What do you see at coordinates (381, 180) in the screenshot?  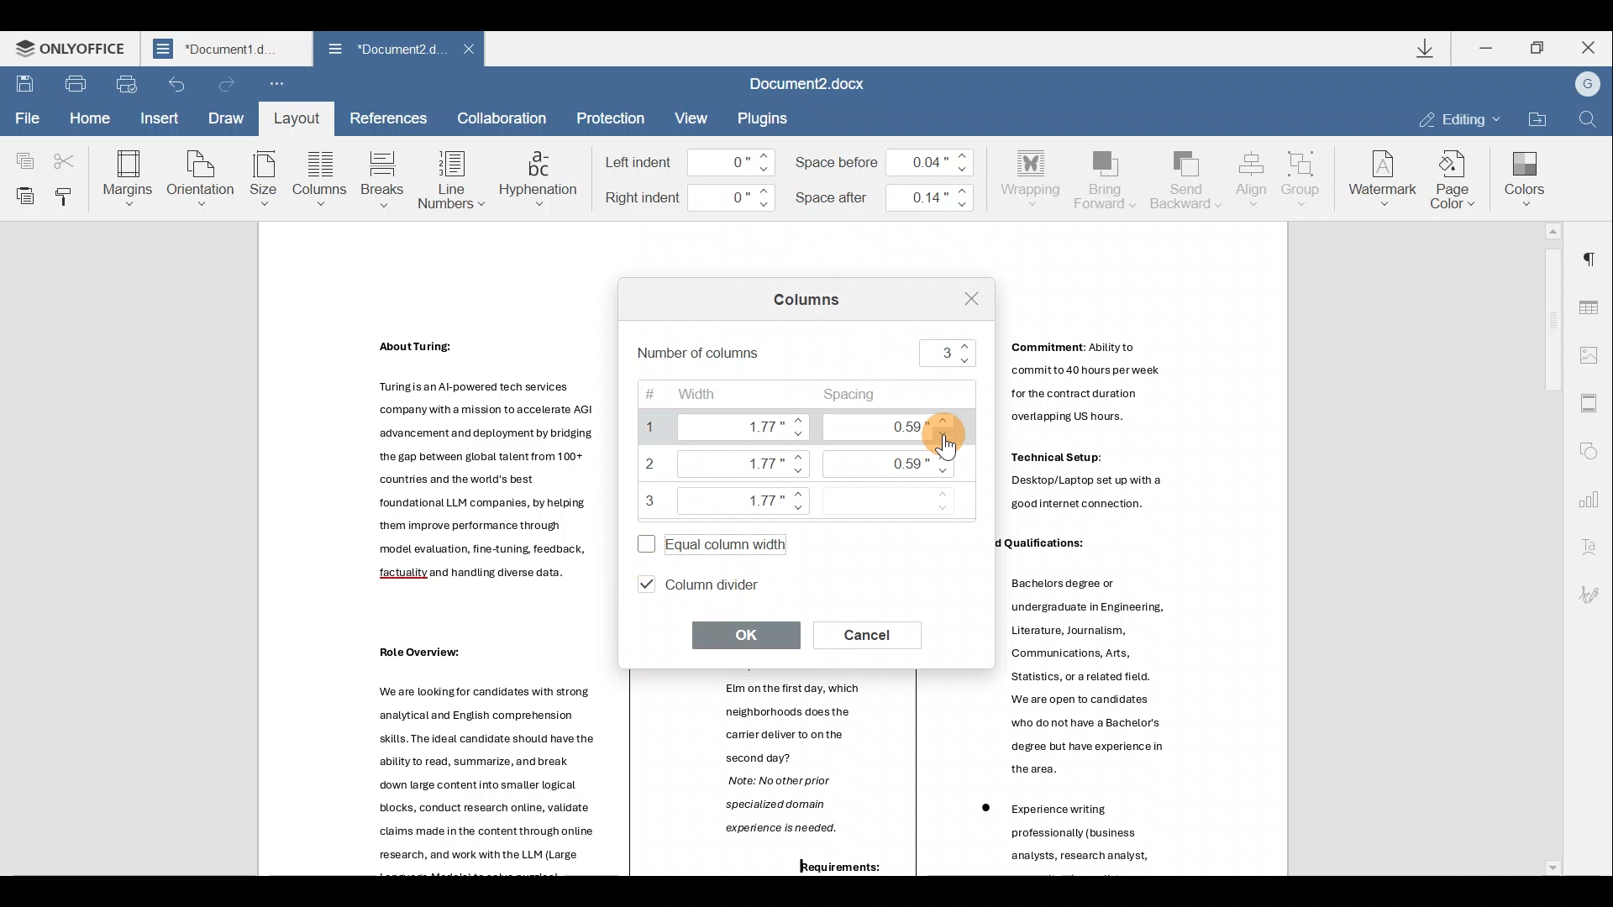 I see `Breaks` at bounding box center [381, 180].